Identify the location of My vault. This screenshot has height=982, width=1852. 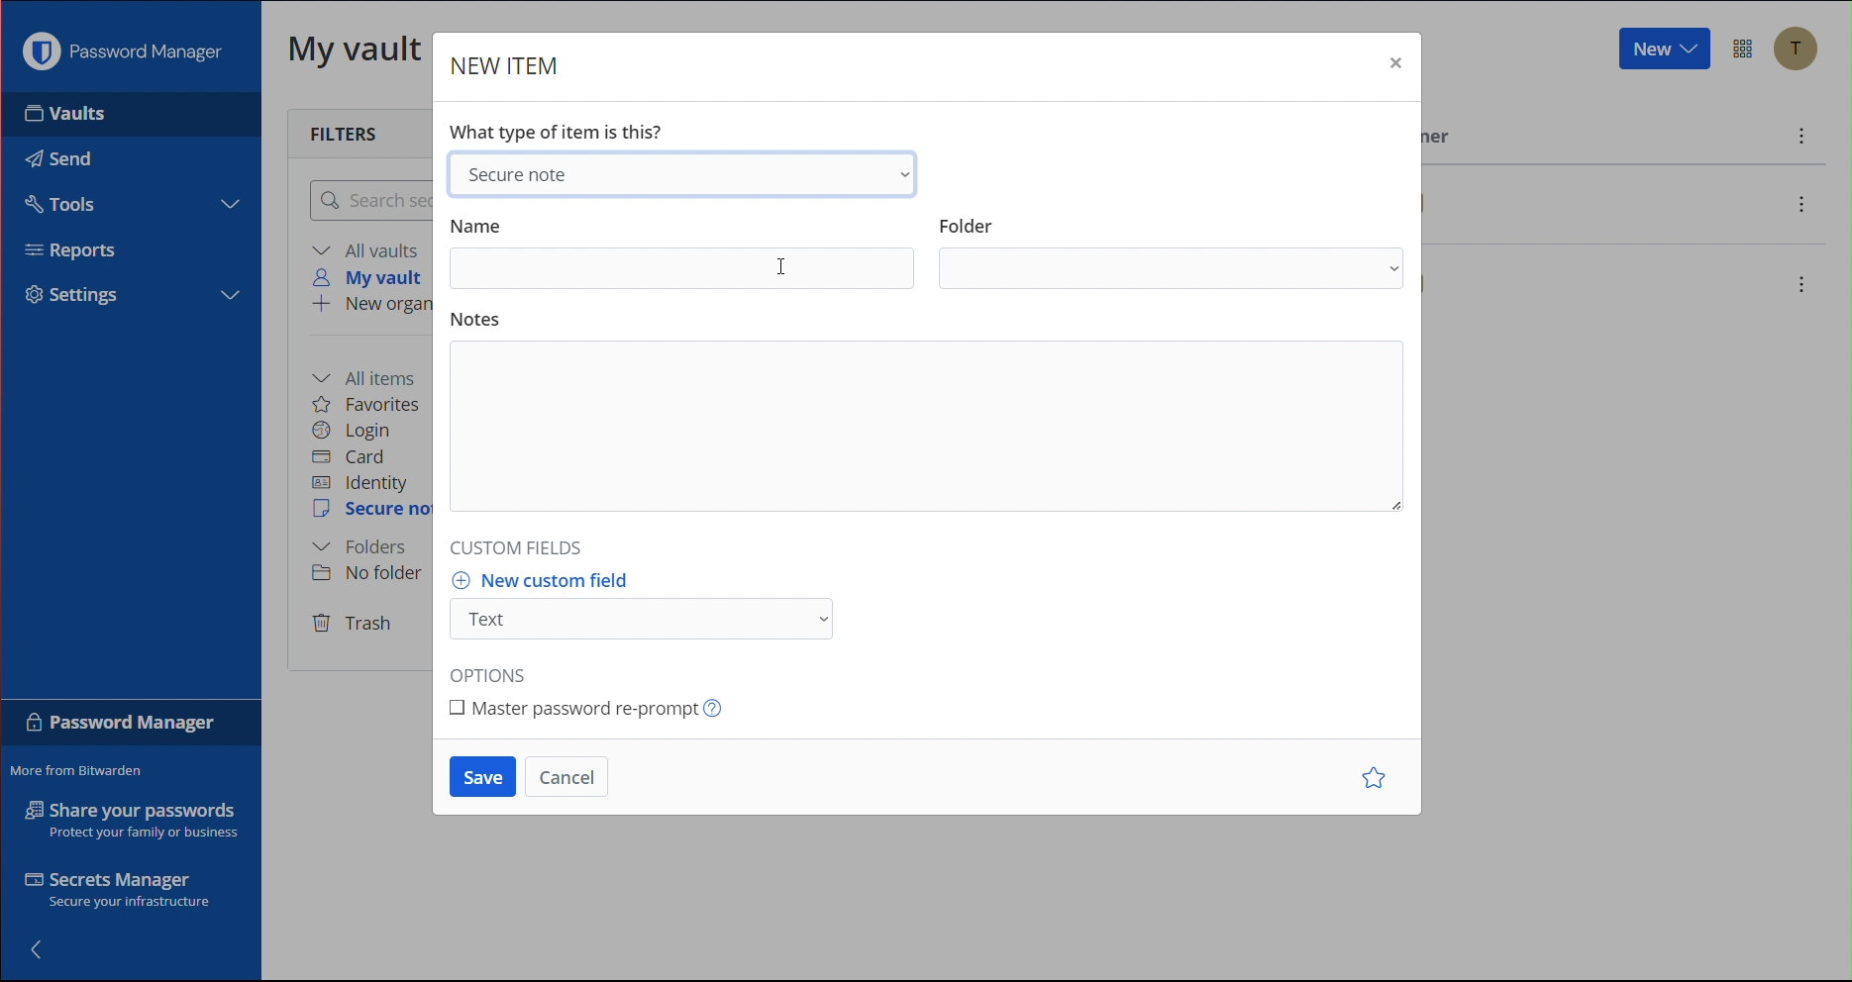
(357, 54).